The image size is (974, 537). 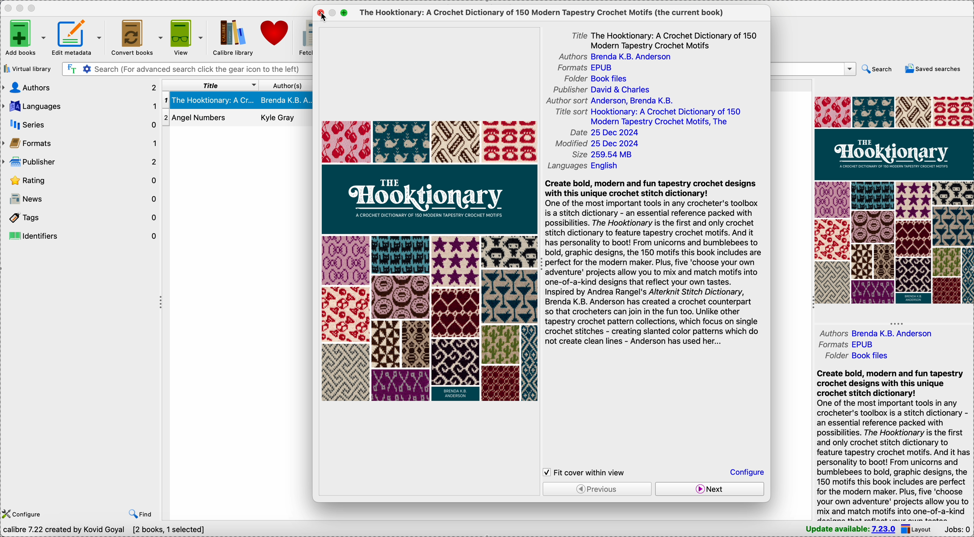 I want to click on modified, so click(x=597, y=144).